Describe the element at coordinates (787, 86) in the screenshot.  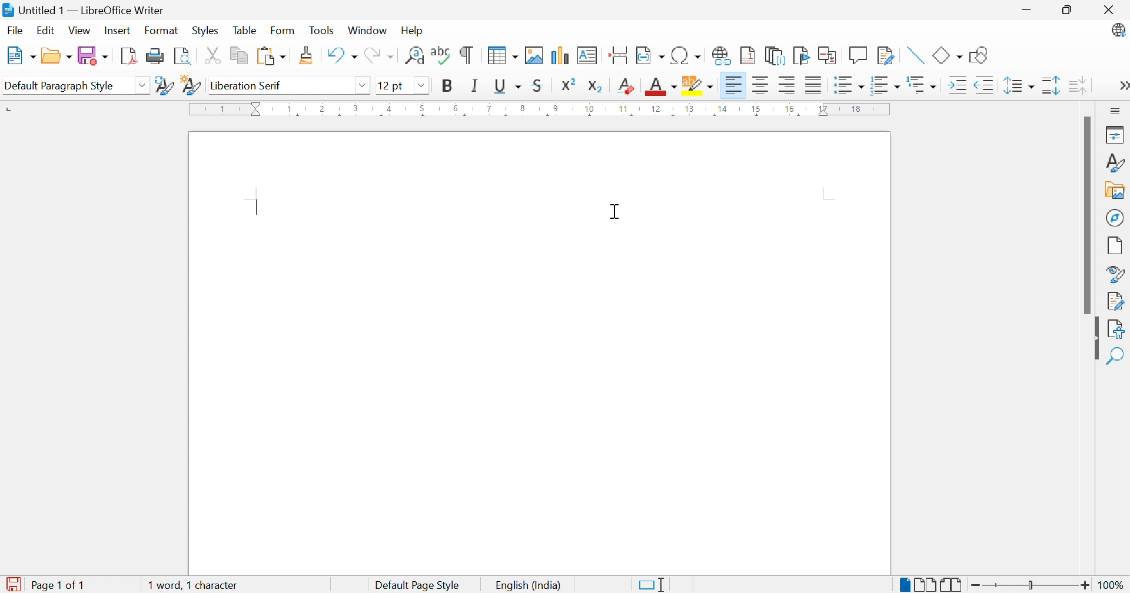
I see `Align Right` at that location.